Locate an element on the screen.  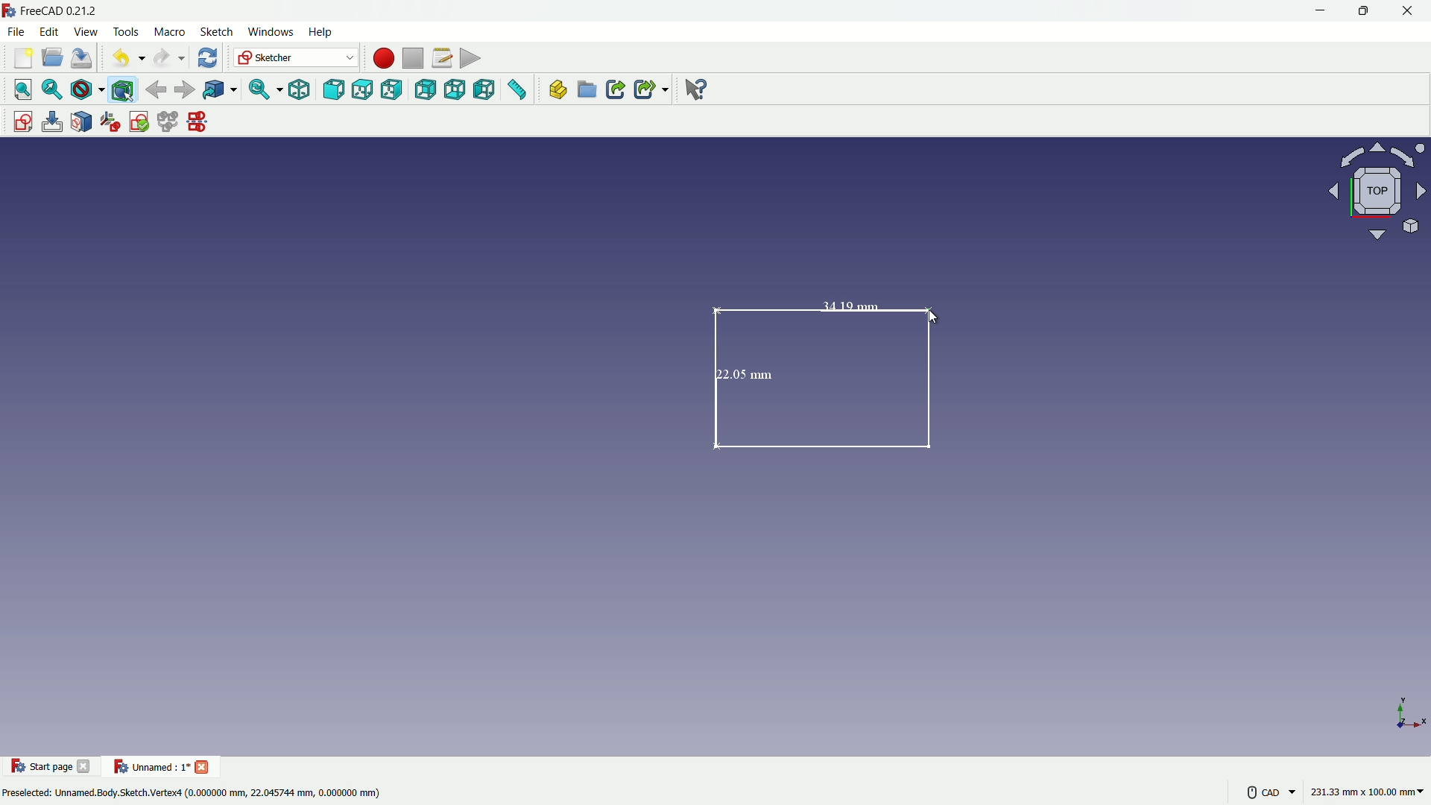
bottom view is located at coordinates (455, 91).